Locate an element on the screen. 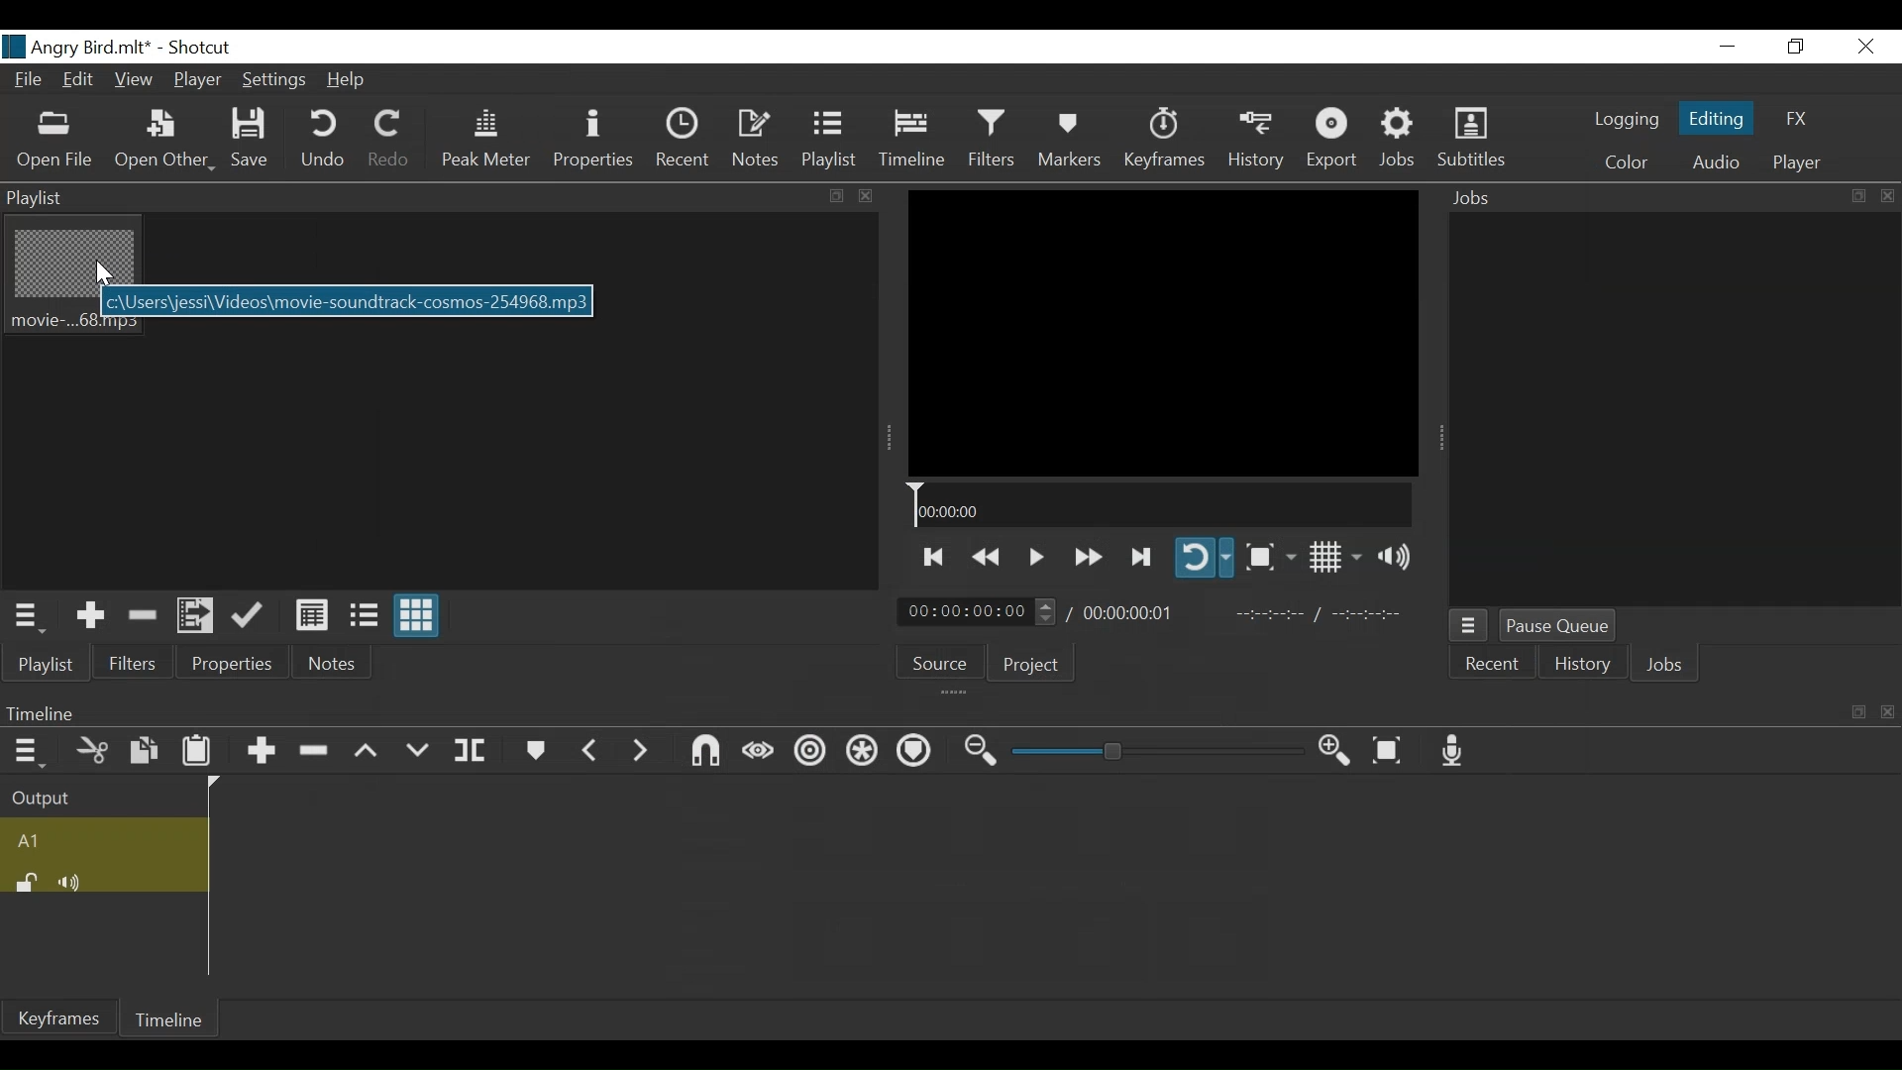  Keyframes is located at coordinates (1163, 139).